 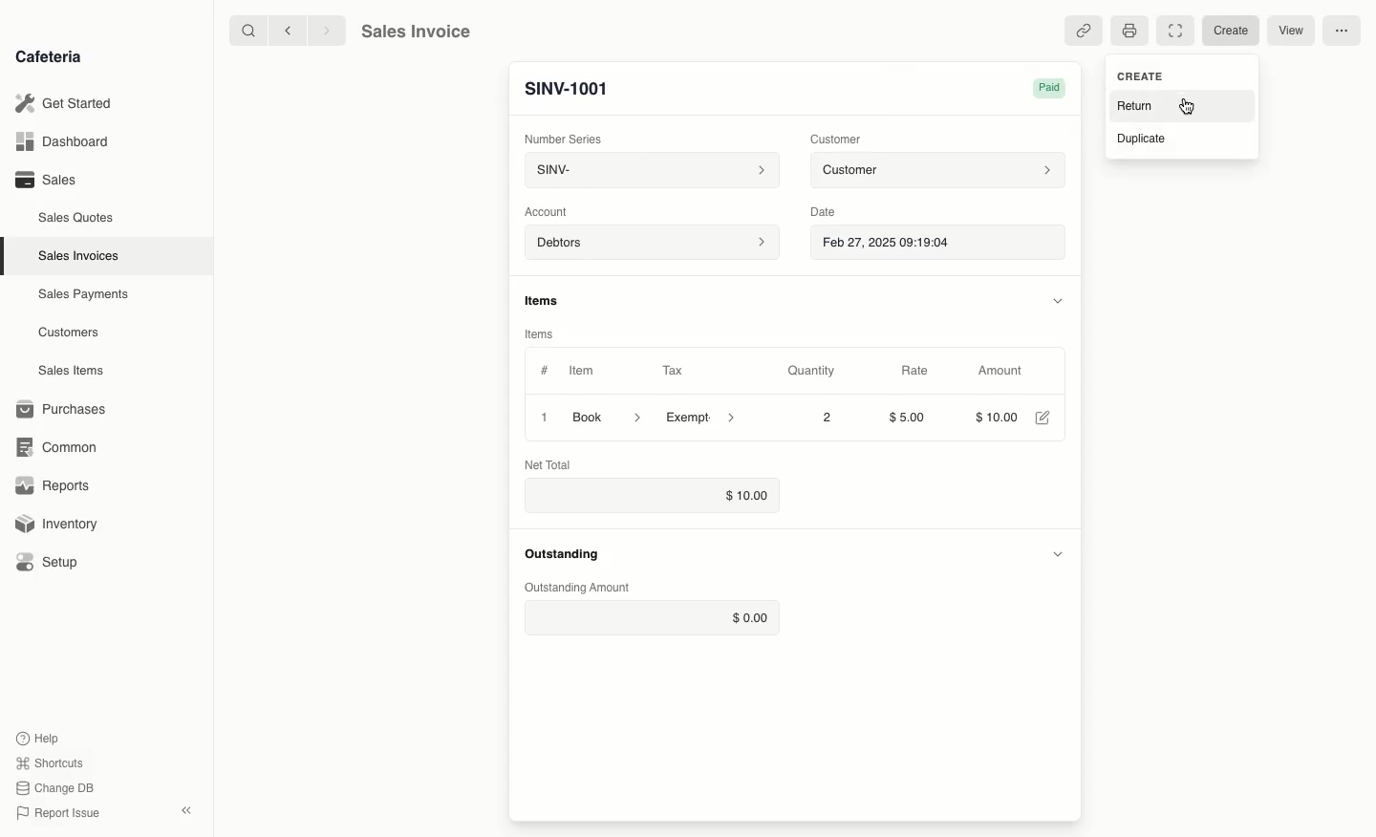 I want to click on Customers, so click(x=69, y=333).